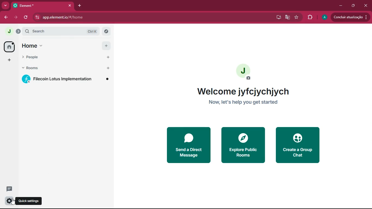 Image resolution: width=372 pixels, height=209 pixels. What do you see at coordinates (7, 17) in the screenshot?
I see `back` at bounding box center [7, 17].